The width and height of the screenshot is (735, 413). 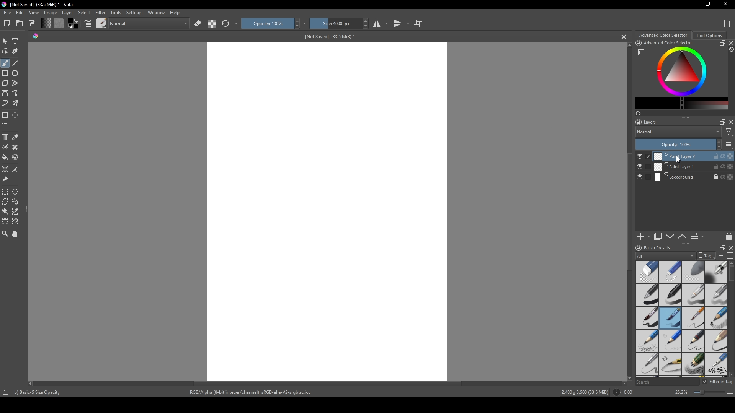 I want to click on icon, so click(x=638, y=43).